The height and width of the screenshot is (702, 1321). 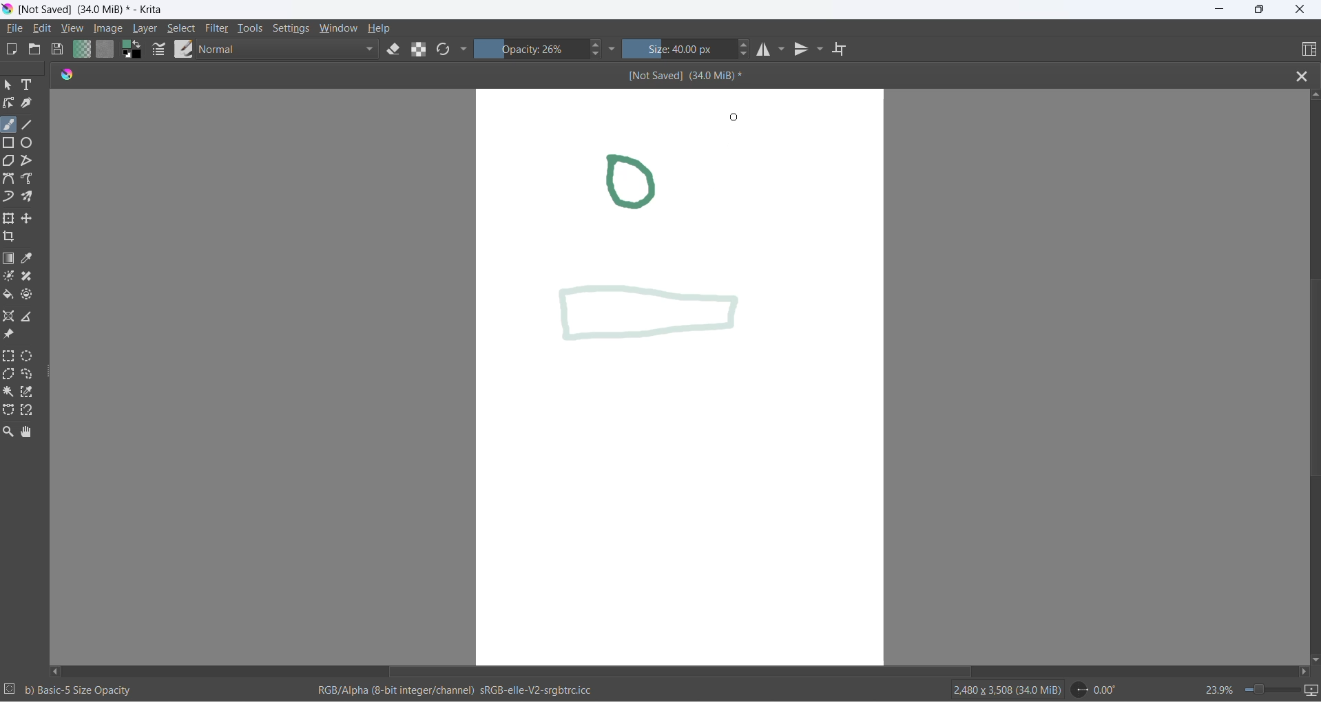 What do you see at coordinates (32, 316) in the screenshot?
I see `measure the distance between two points` at bounding box center [32, 316].